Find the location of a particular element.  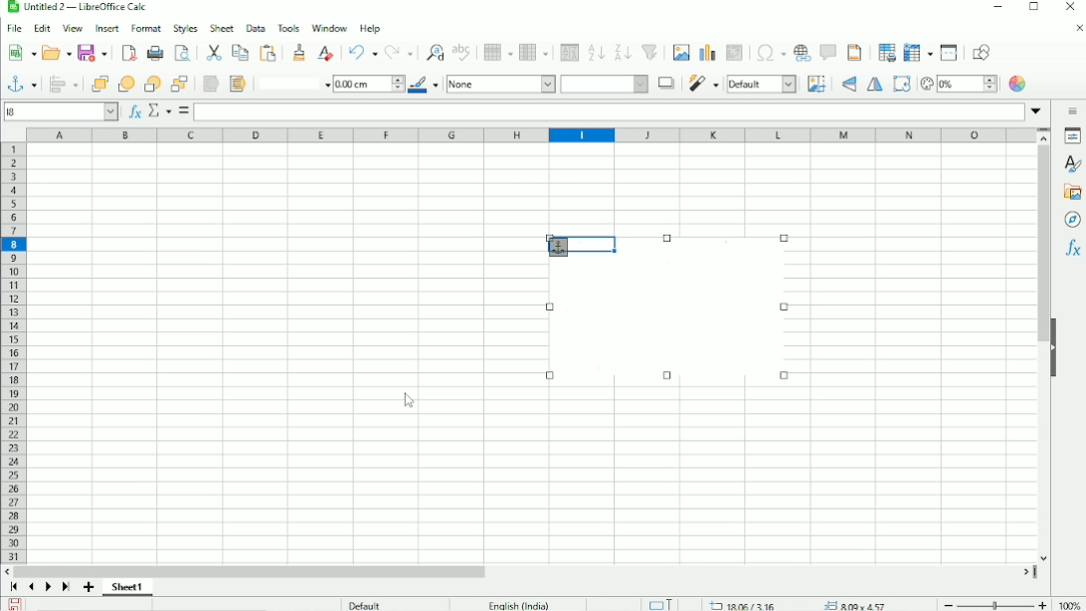

Gallery is located at coordinates (1072, 192).